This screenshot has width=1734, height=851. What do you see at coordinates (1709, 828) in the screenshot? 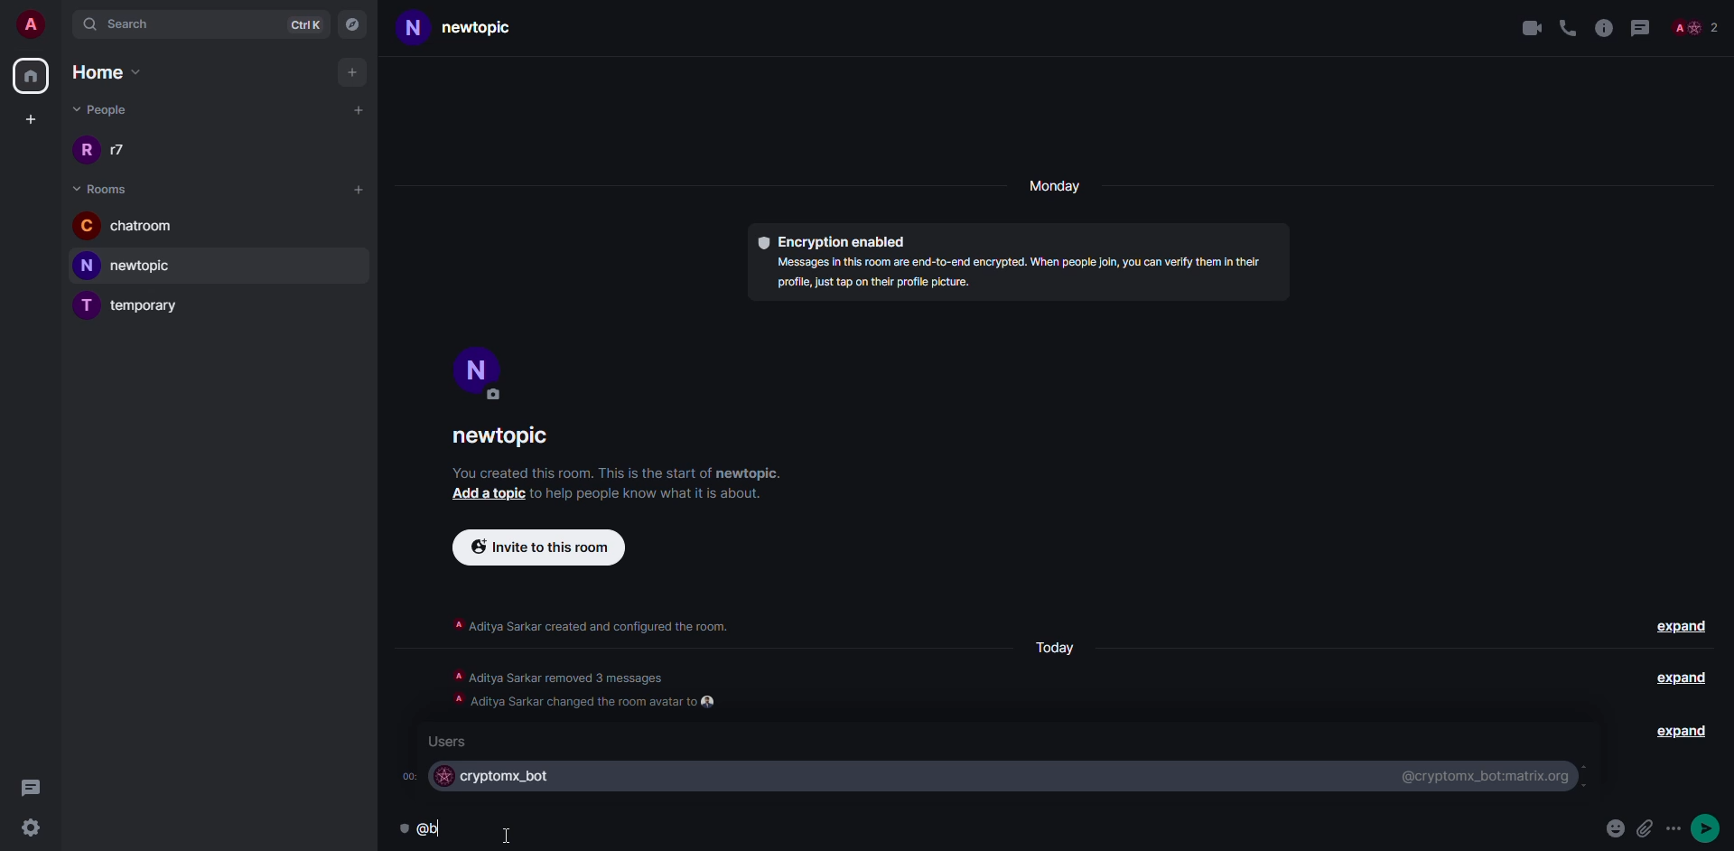
I see `send` at bounding box center [1709, 828].